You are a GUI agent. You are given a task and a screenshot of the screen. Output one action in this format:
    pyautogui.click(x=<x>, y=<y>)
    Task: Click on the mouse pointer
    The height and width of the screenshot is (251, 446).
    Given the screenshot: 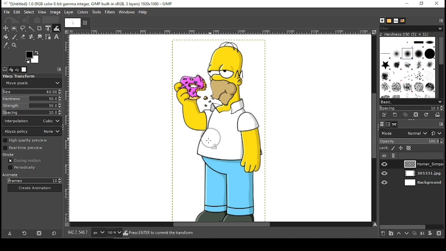 What is the action you would take?
    pyautogui.click(x=208, y=140)
    